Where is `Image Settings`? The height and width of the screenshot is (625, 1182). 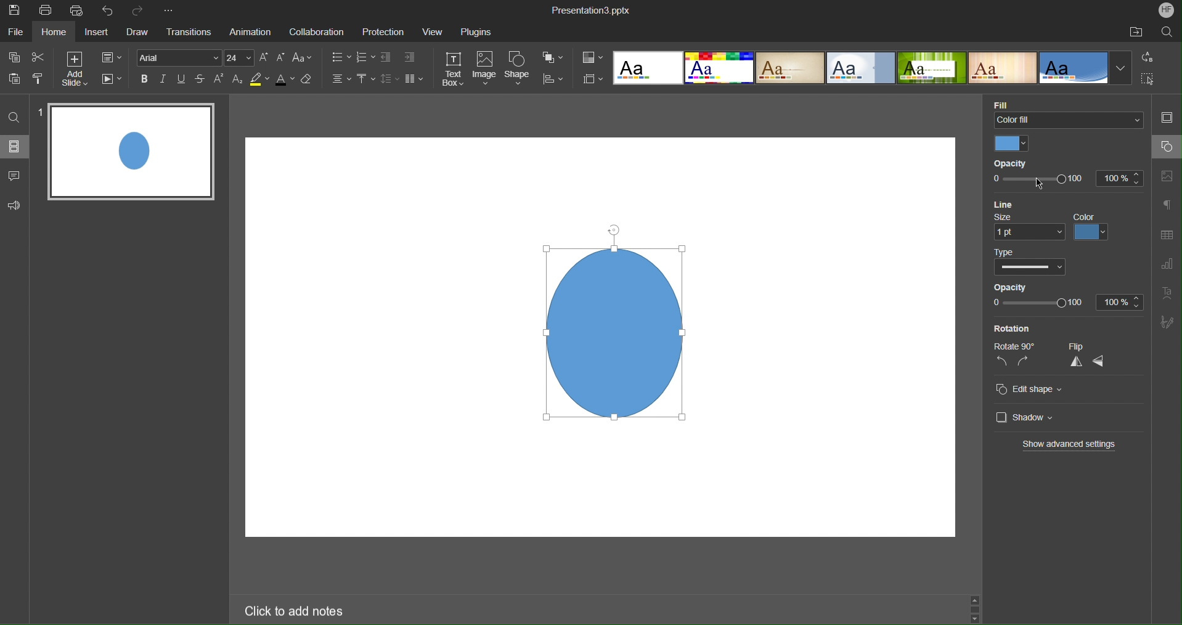 Image Settings is located at coordinates (1170, 175).